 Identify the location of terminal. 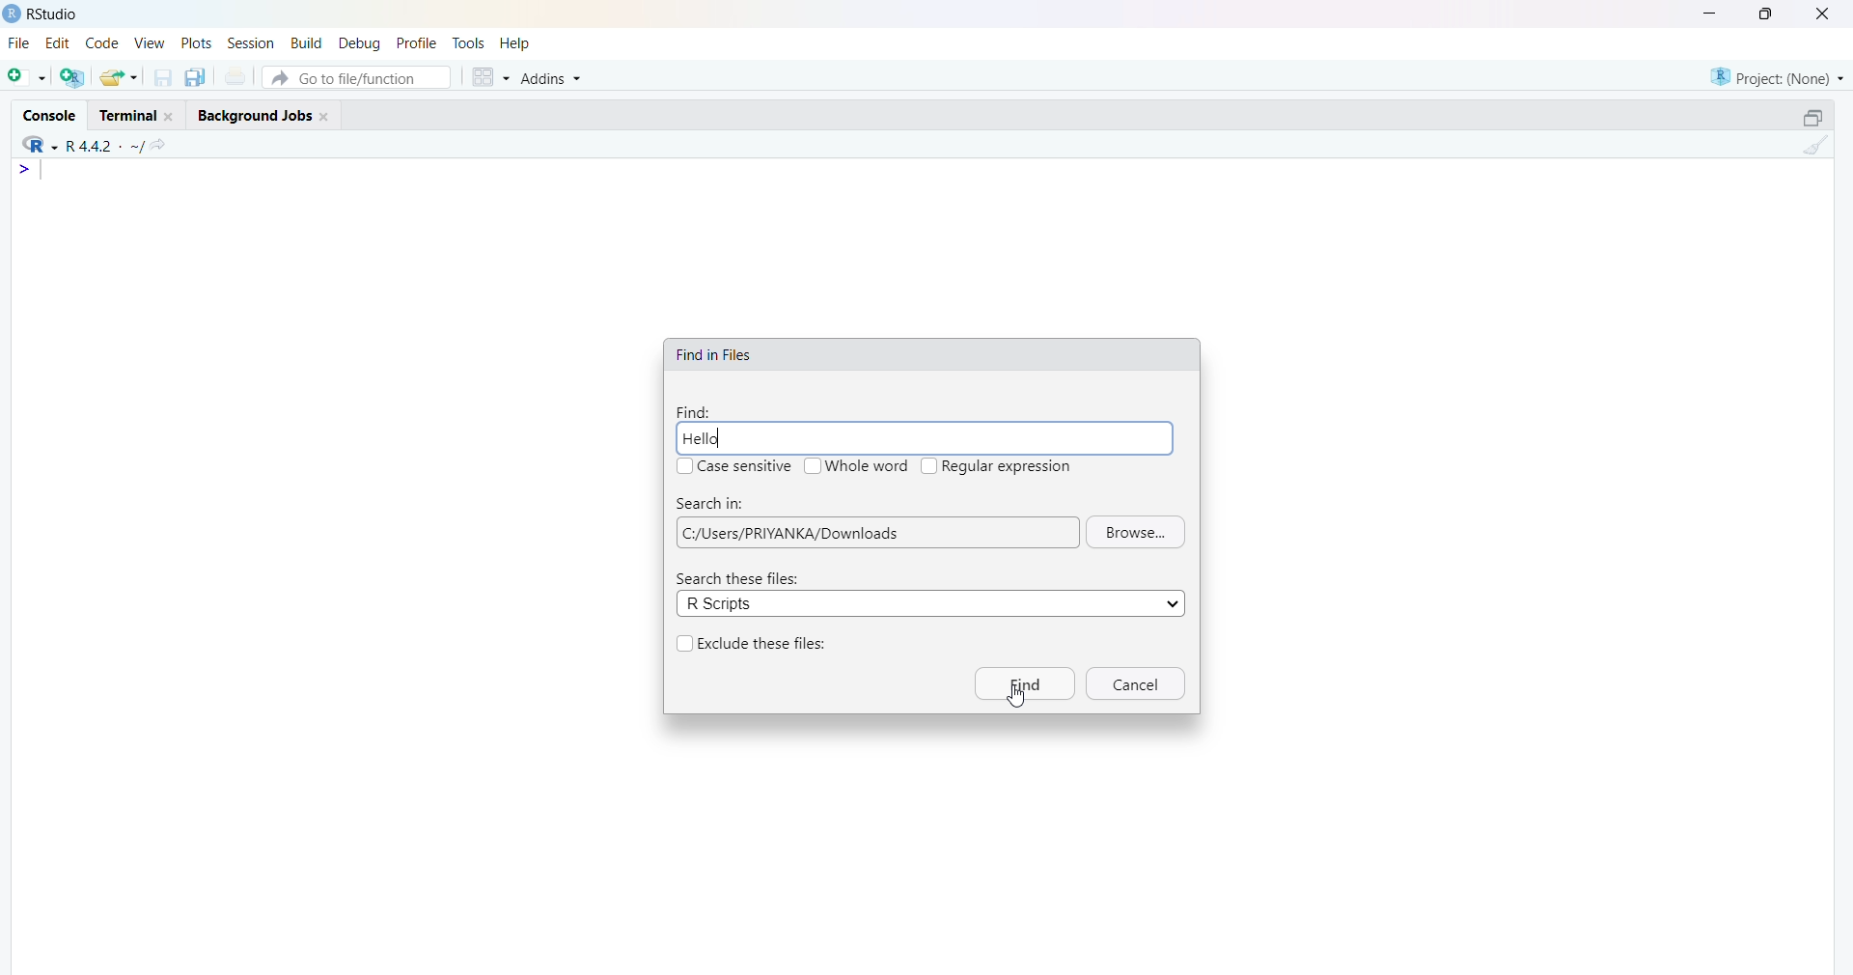
(127, 116).